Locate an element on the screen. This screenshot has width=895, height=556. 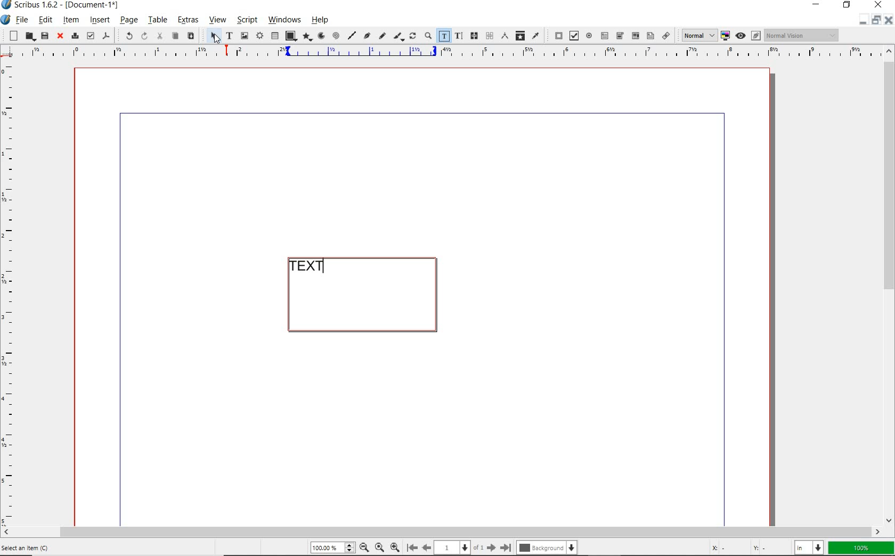
toggle color is located at coordinates (726, 35).